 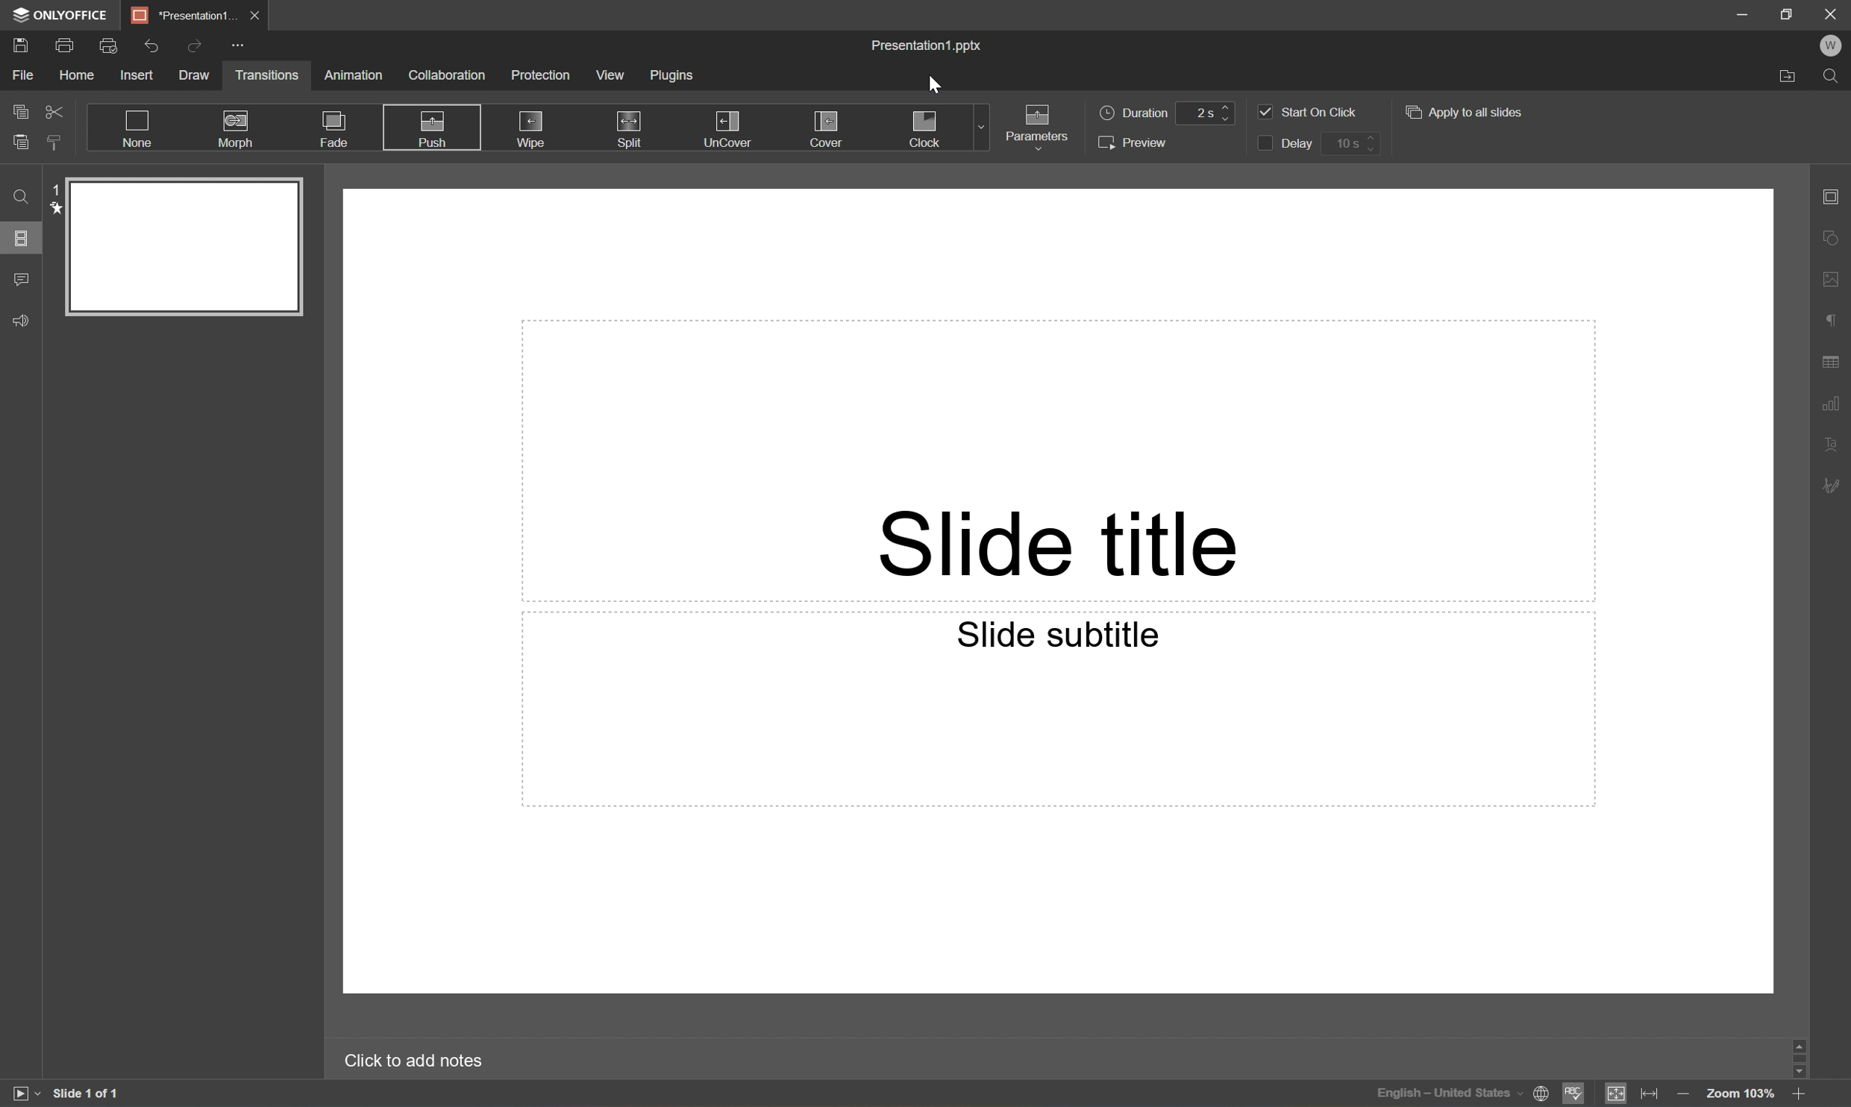 I want to click on Comments, so click(x=20, y=277).